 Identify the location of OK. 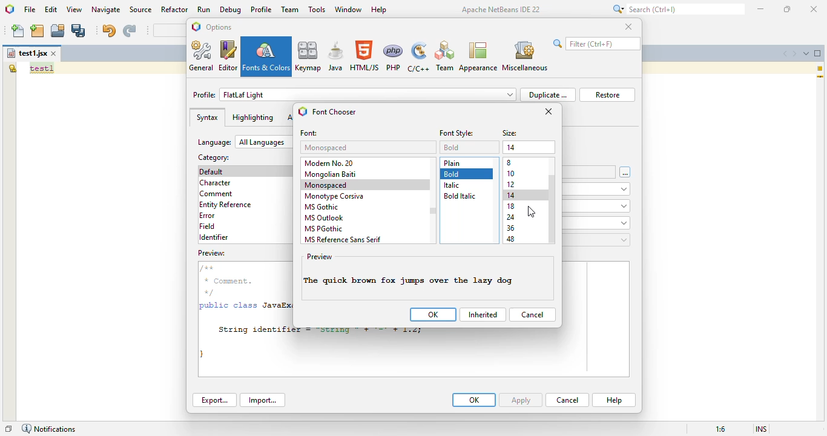
(474, 400).